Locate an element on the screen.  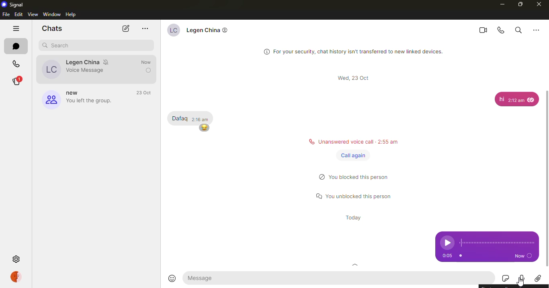
message is located at coordinates (517, 99).